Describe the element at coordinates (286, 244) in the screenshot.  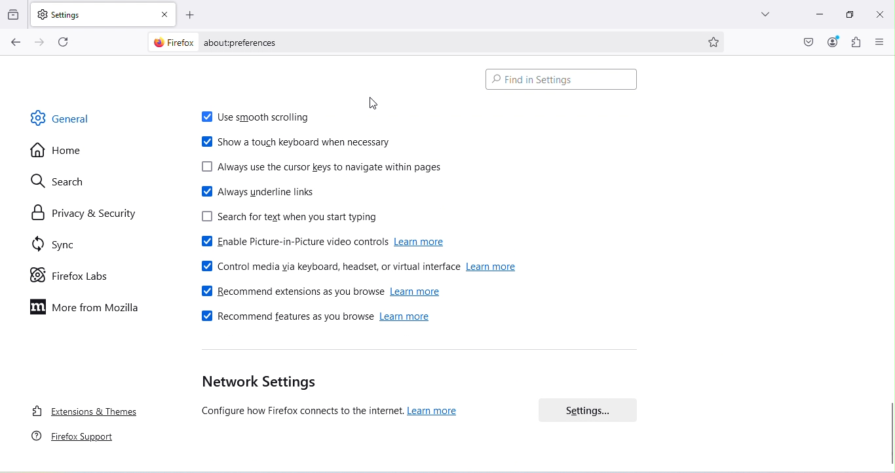
I see `Enable picture-in-picture video controls` at that location.